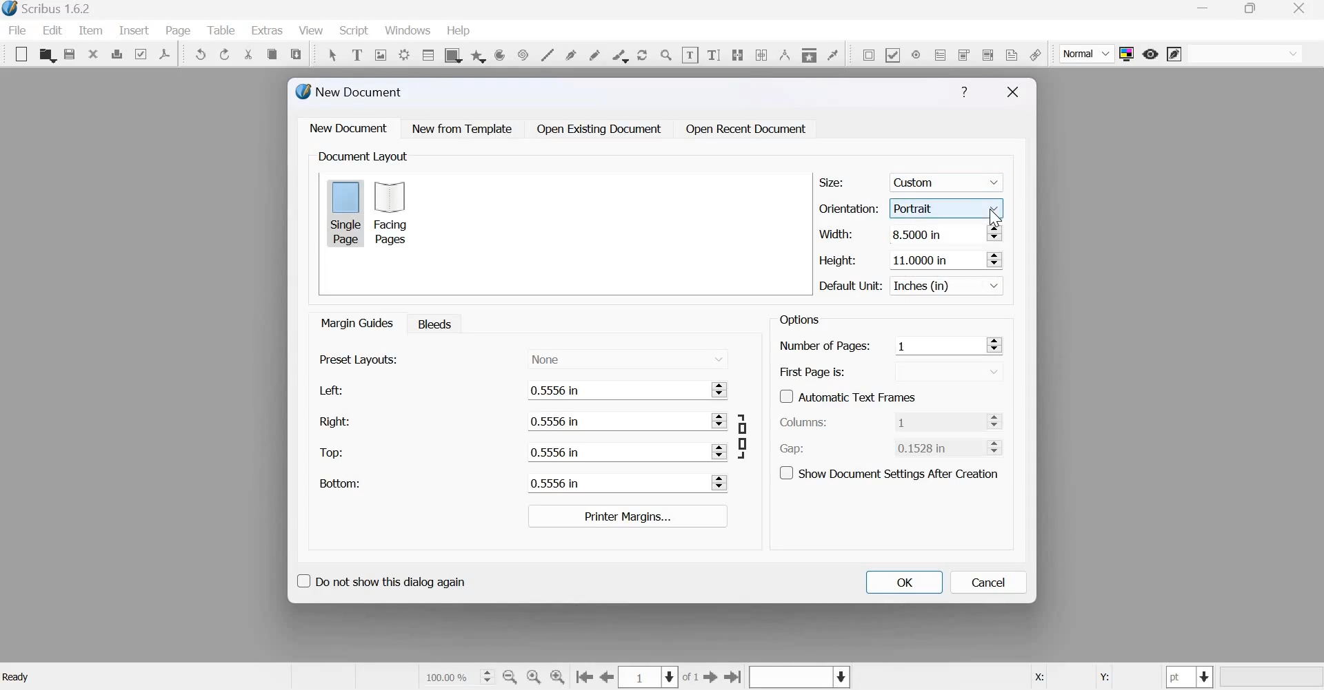 The image size is (1324, 690). What do you see at coordinates (608, 677) in the screenshot?
I see `go to the previous page` at bounding box center [608, 677].